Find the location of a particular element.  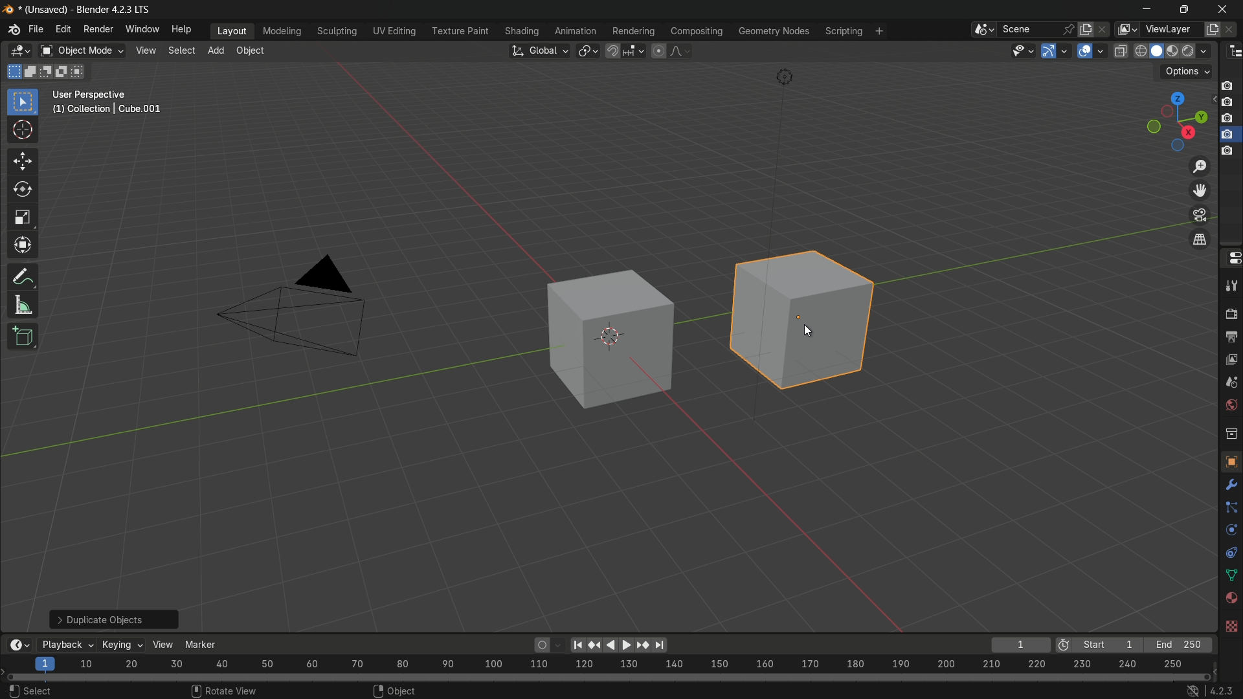

view is located at coordinates (165, 644).